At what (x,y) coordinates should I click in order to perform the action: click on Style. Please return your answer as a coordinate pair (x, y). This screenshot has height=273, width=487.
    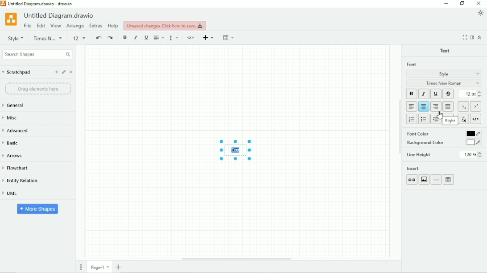
    Looking at the image, I should click on (16, 38).